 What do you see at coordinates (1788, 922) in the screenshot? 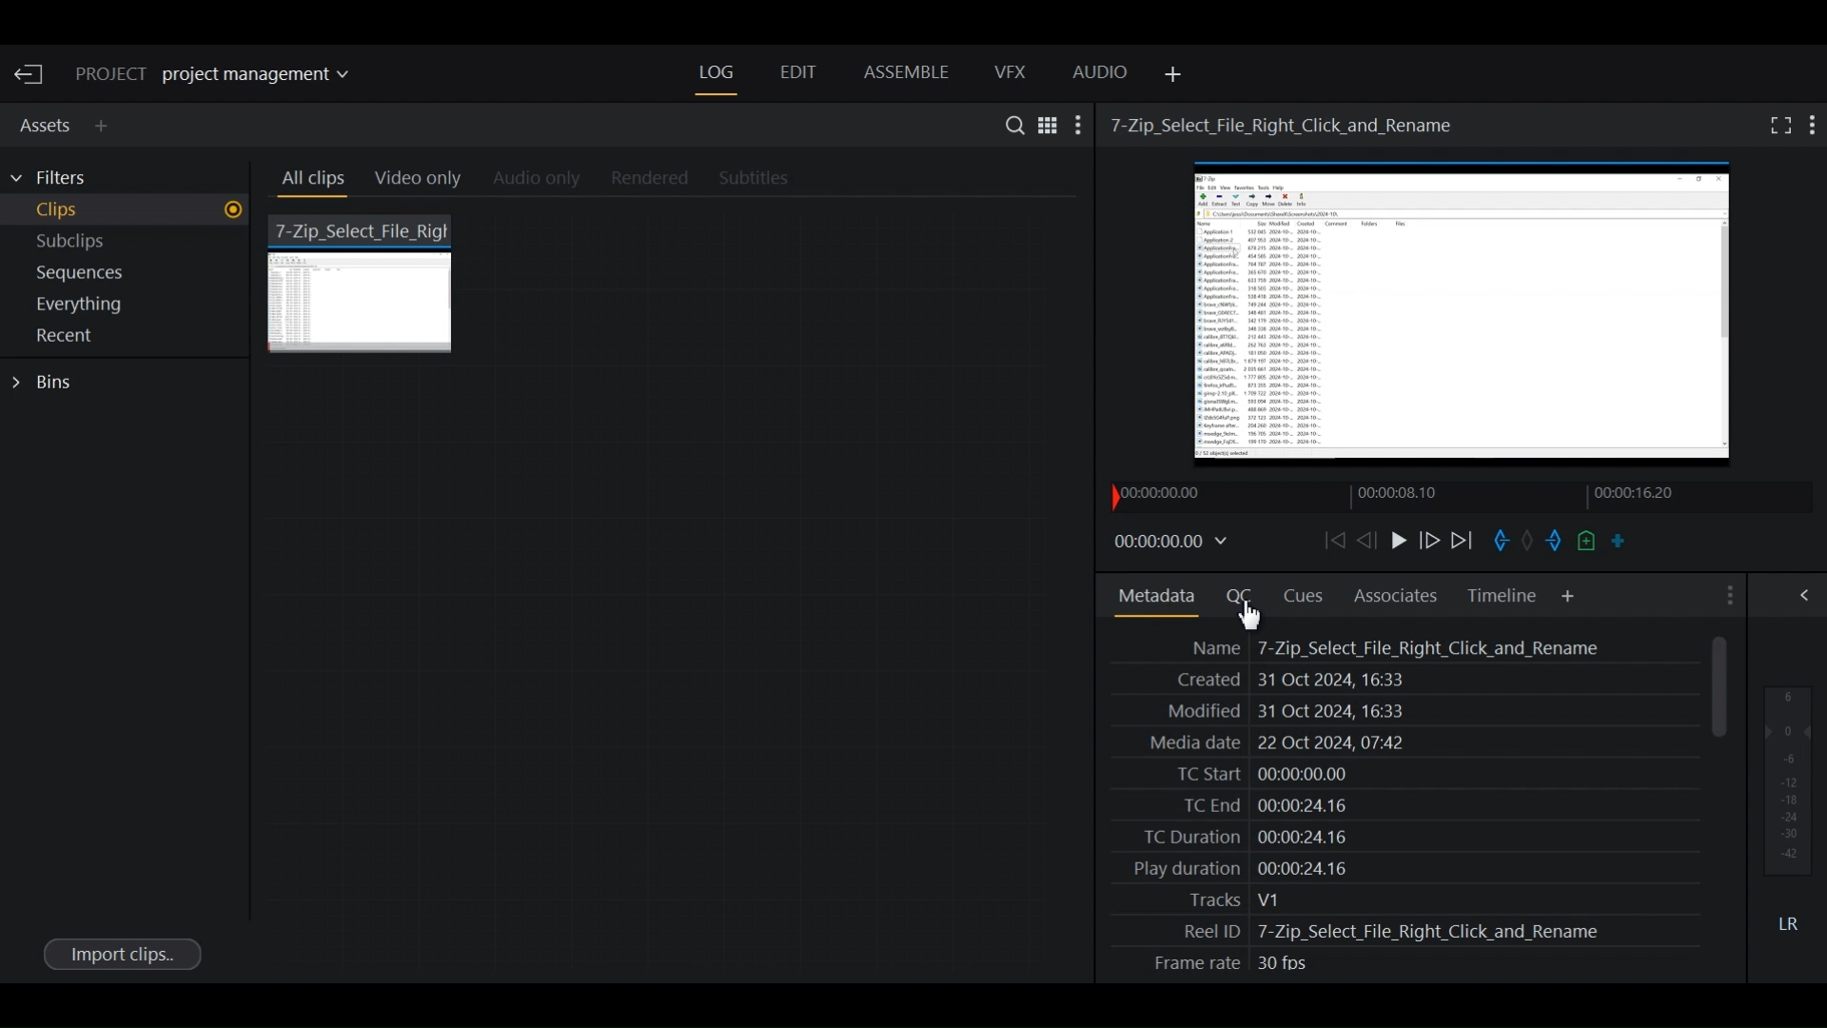
I see `Mute` at bounding box center [1788, 922].